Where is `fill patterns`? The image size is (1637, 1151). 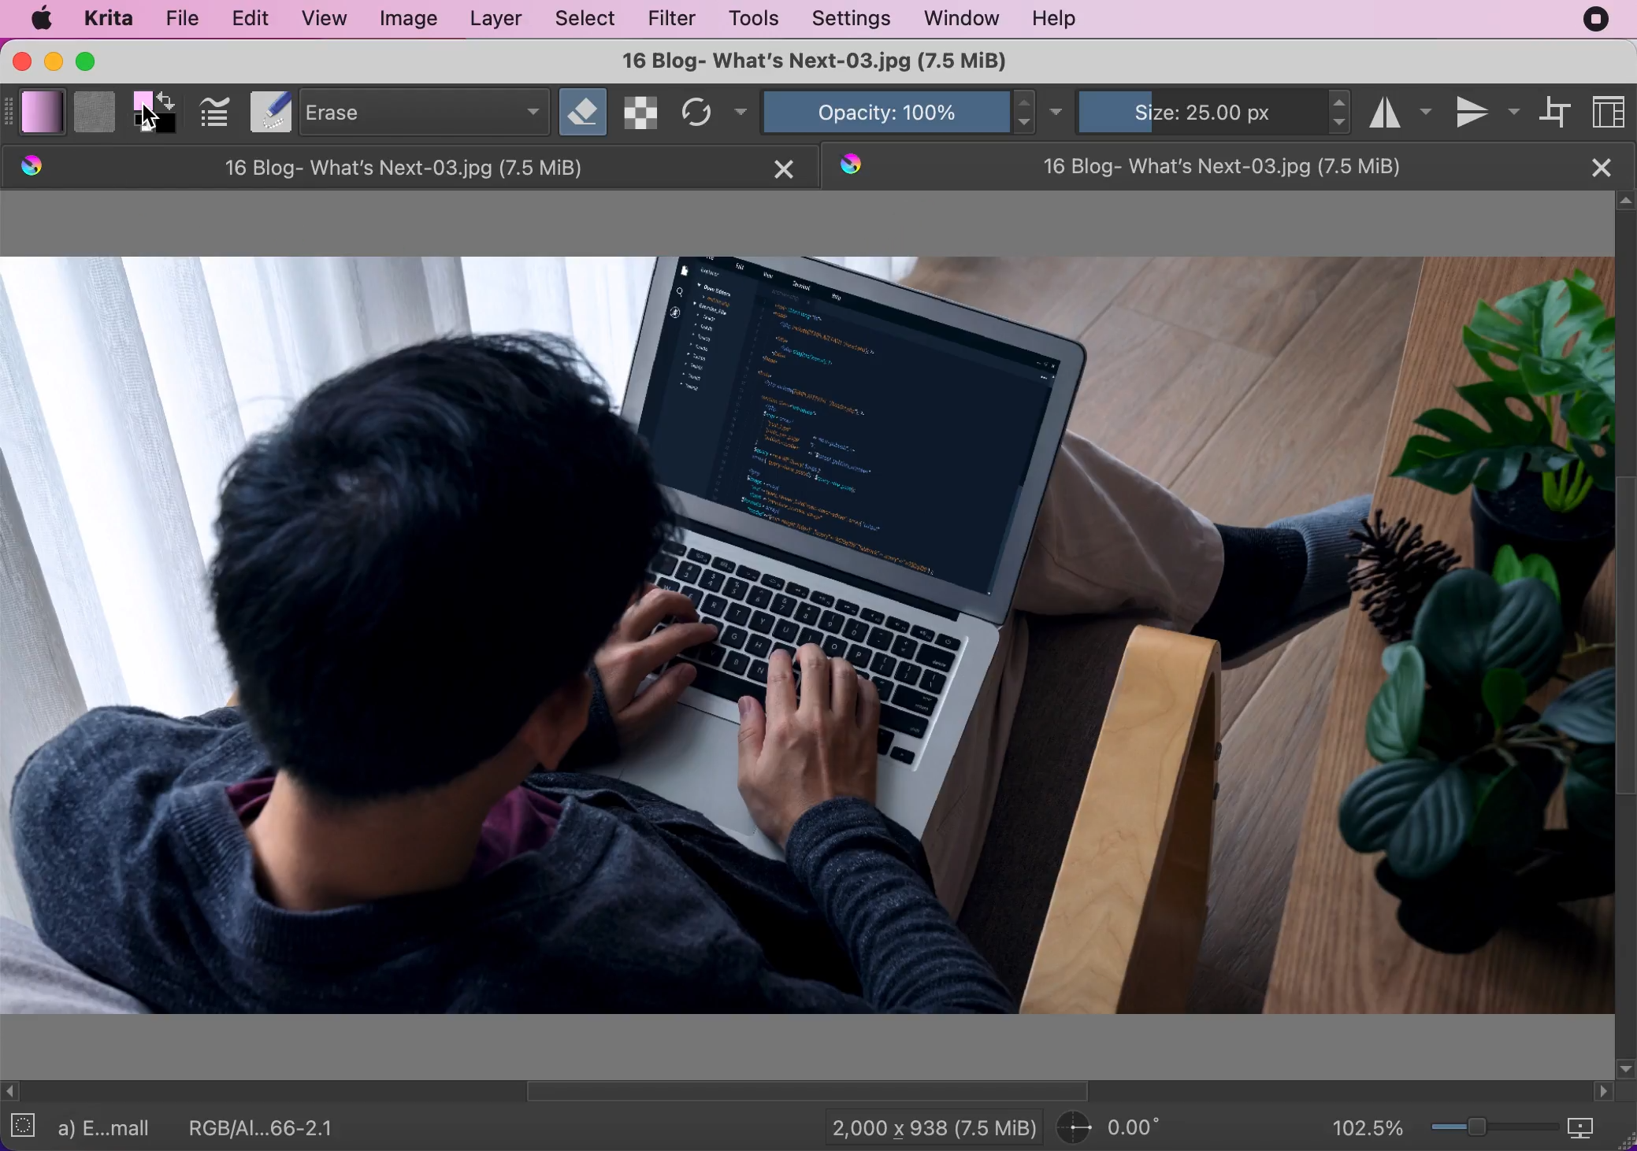 fill patterns is located at coordinates (93, 111).